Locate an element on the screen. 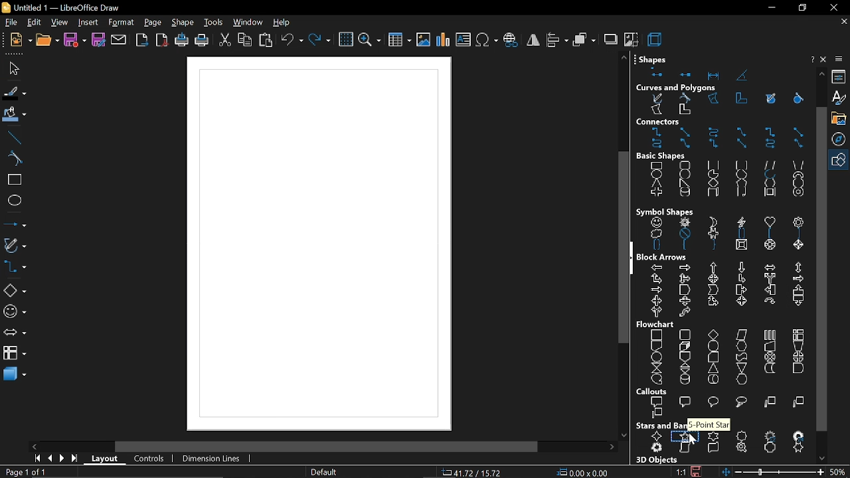 The width and height of the screenshot is (850, 478). export as is located at coordinates (161, 40).